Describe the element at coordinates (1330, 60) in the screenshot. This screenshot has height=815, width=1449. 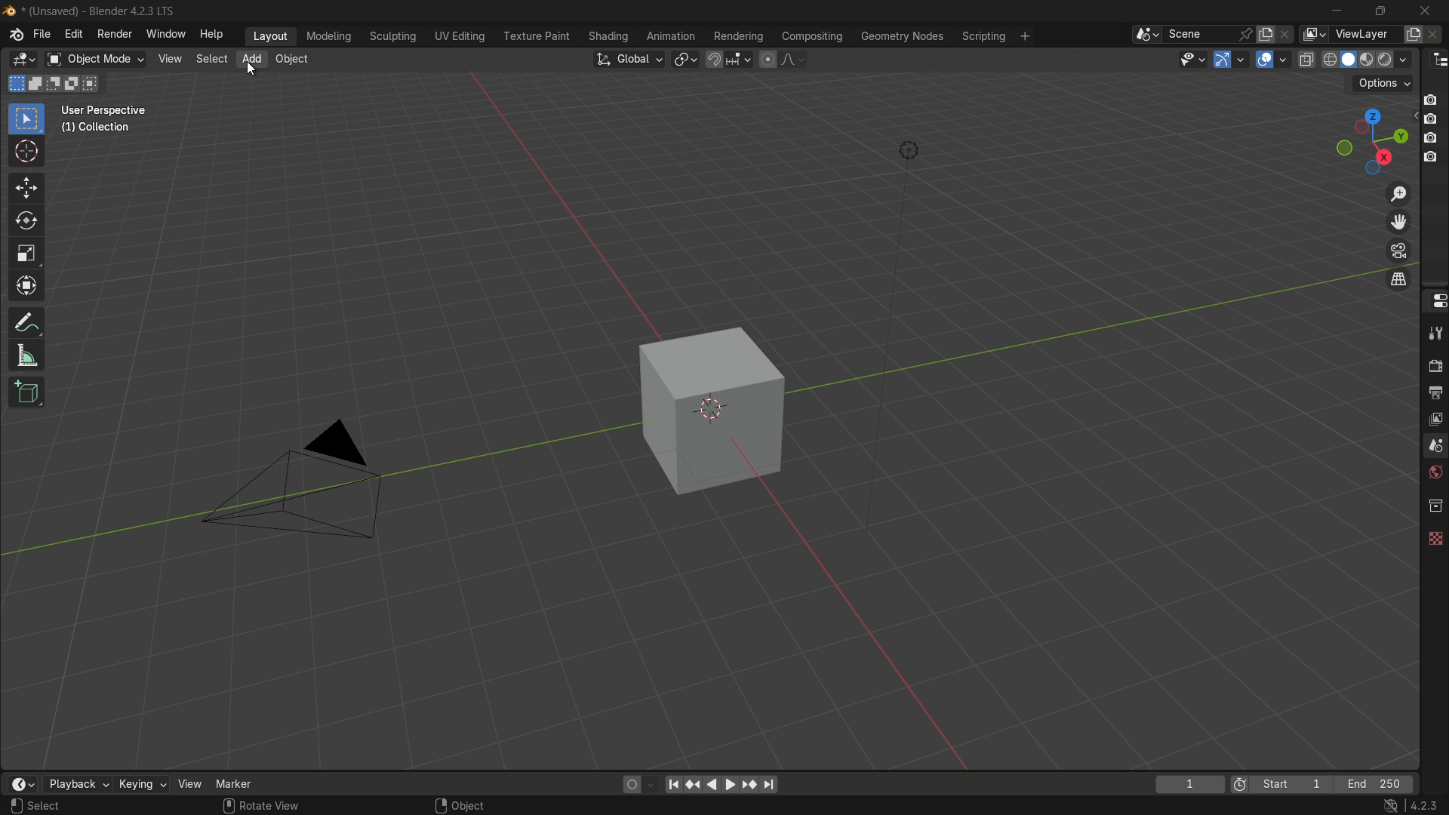
I see `wireframe` at that location.